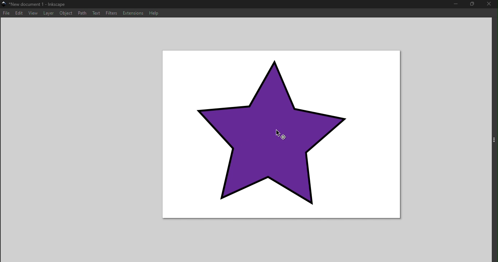 This screenshot has height=262, width=498. Describe the element at coordinates (33, 13) in the screenshot. I see `View` at that location.